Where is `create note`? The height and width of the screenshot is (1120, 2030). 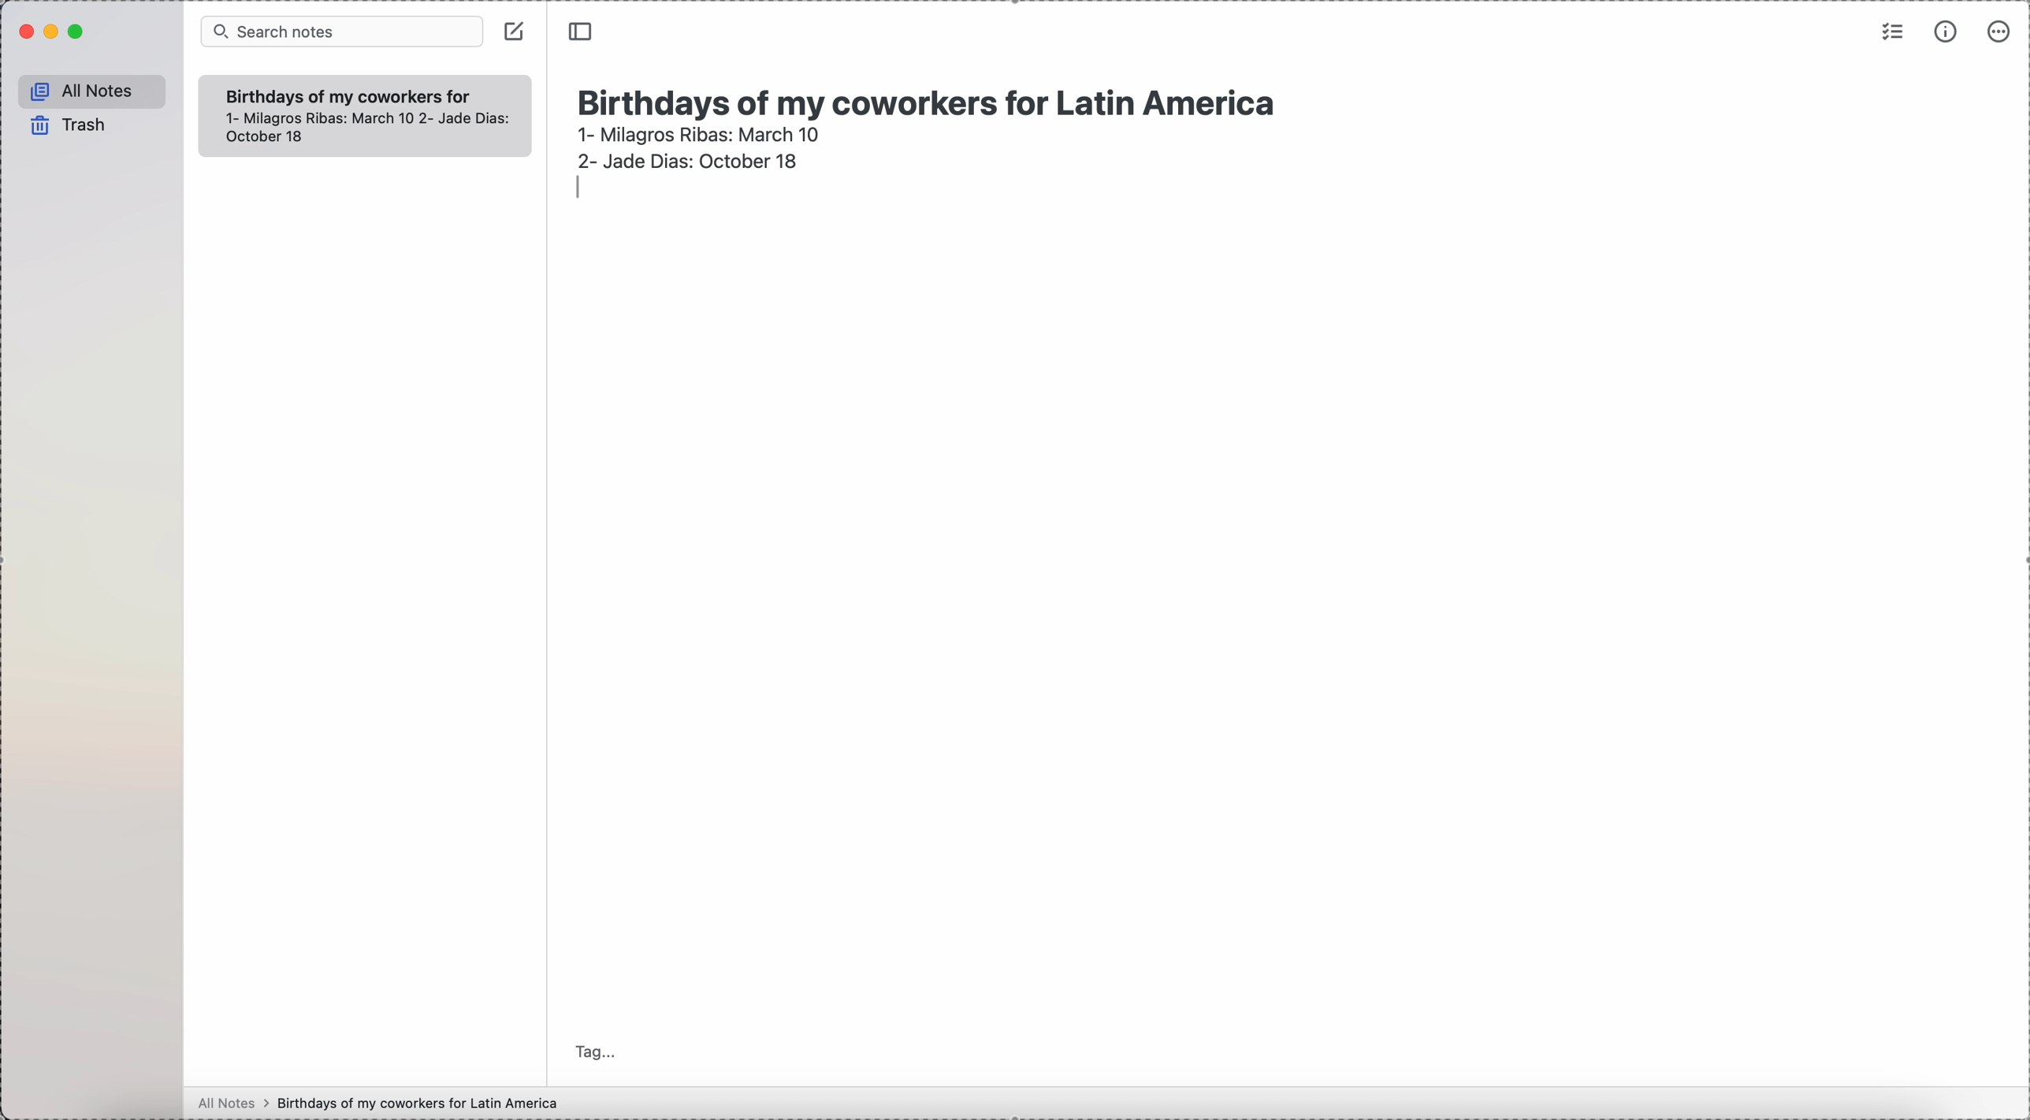
create note is located at coordinates (514, 31).